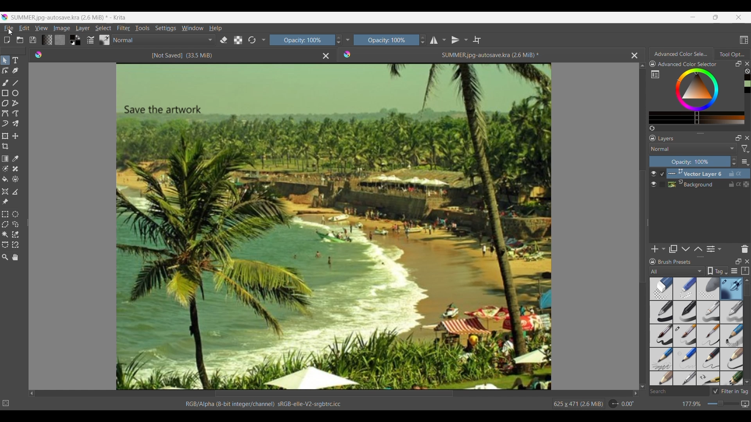  I want to click on Show/Hide more tools, so click(264, 40).